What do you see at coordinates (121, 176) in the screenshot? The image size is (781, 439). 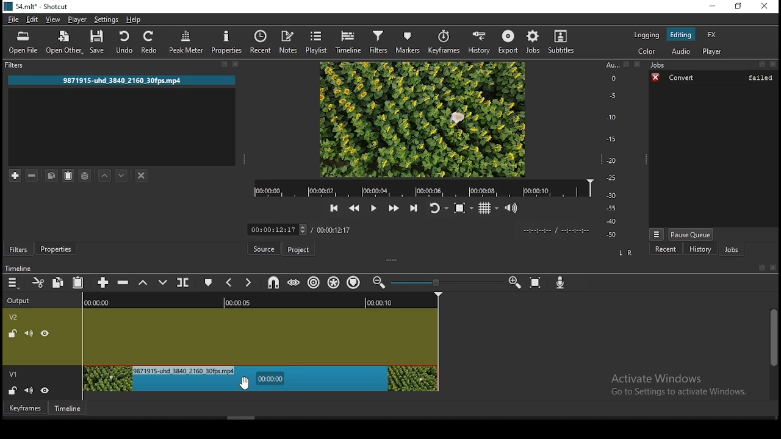 I see `move filter down` at bounding box center [121, 176].